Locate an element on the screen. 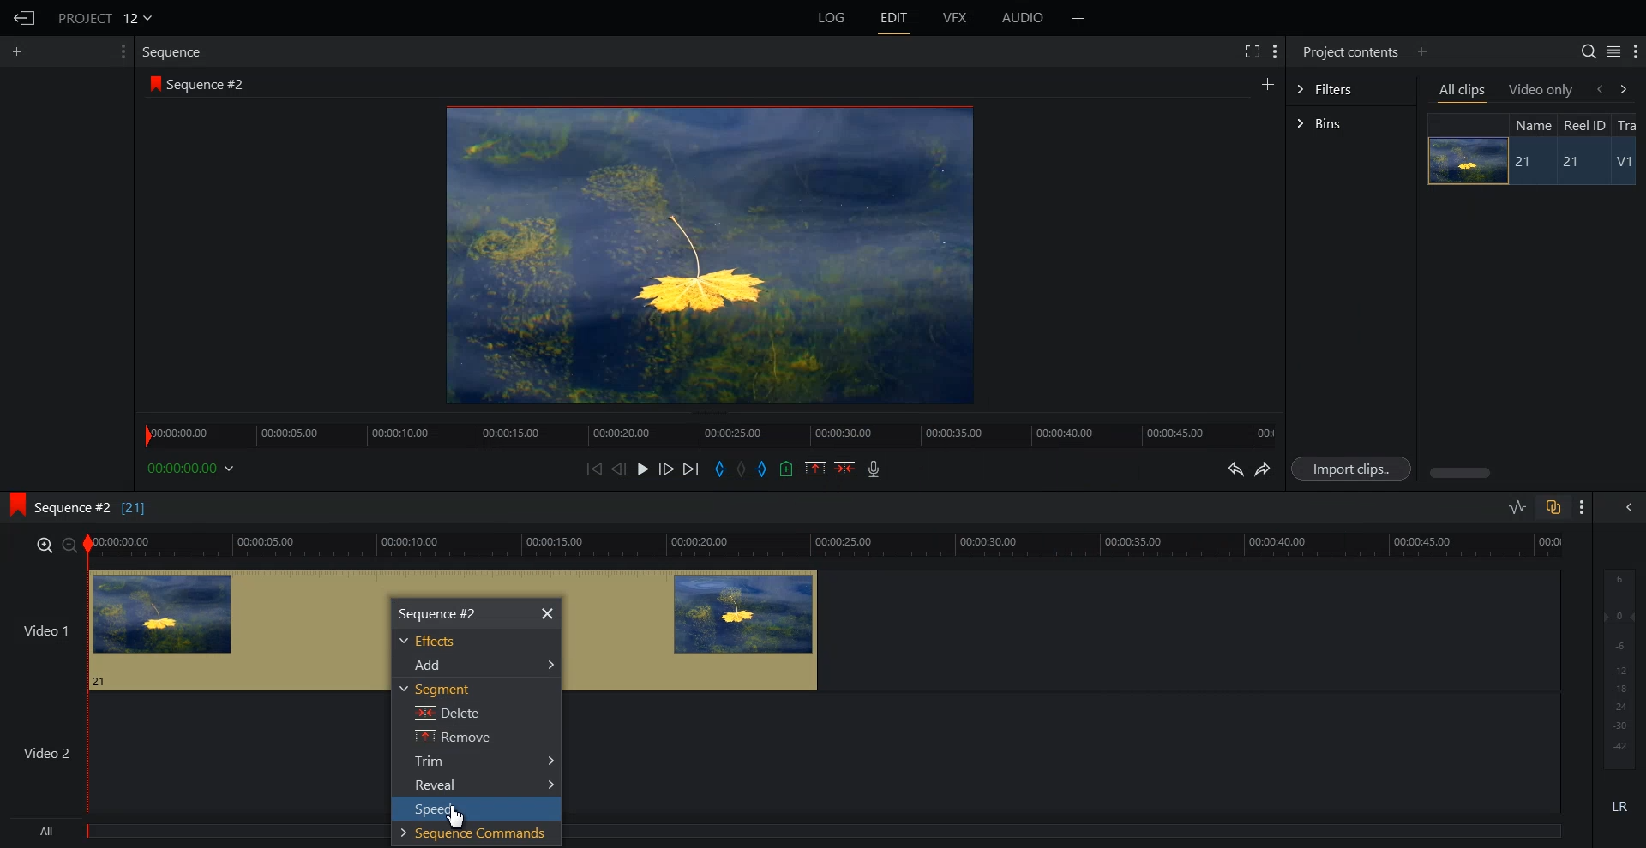  Full screen is located at coordinates (1251, 50).